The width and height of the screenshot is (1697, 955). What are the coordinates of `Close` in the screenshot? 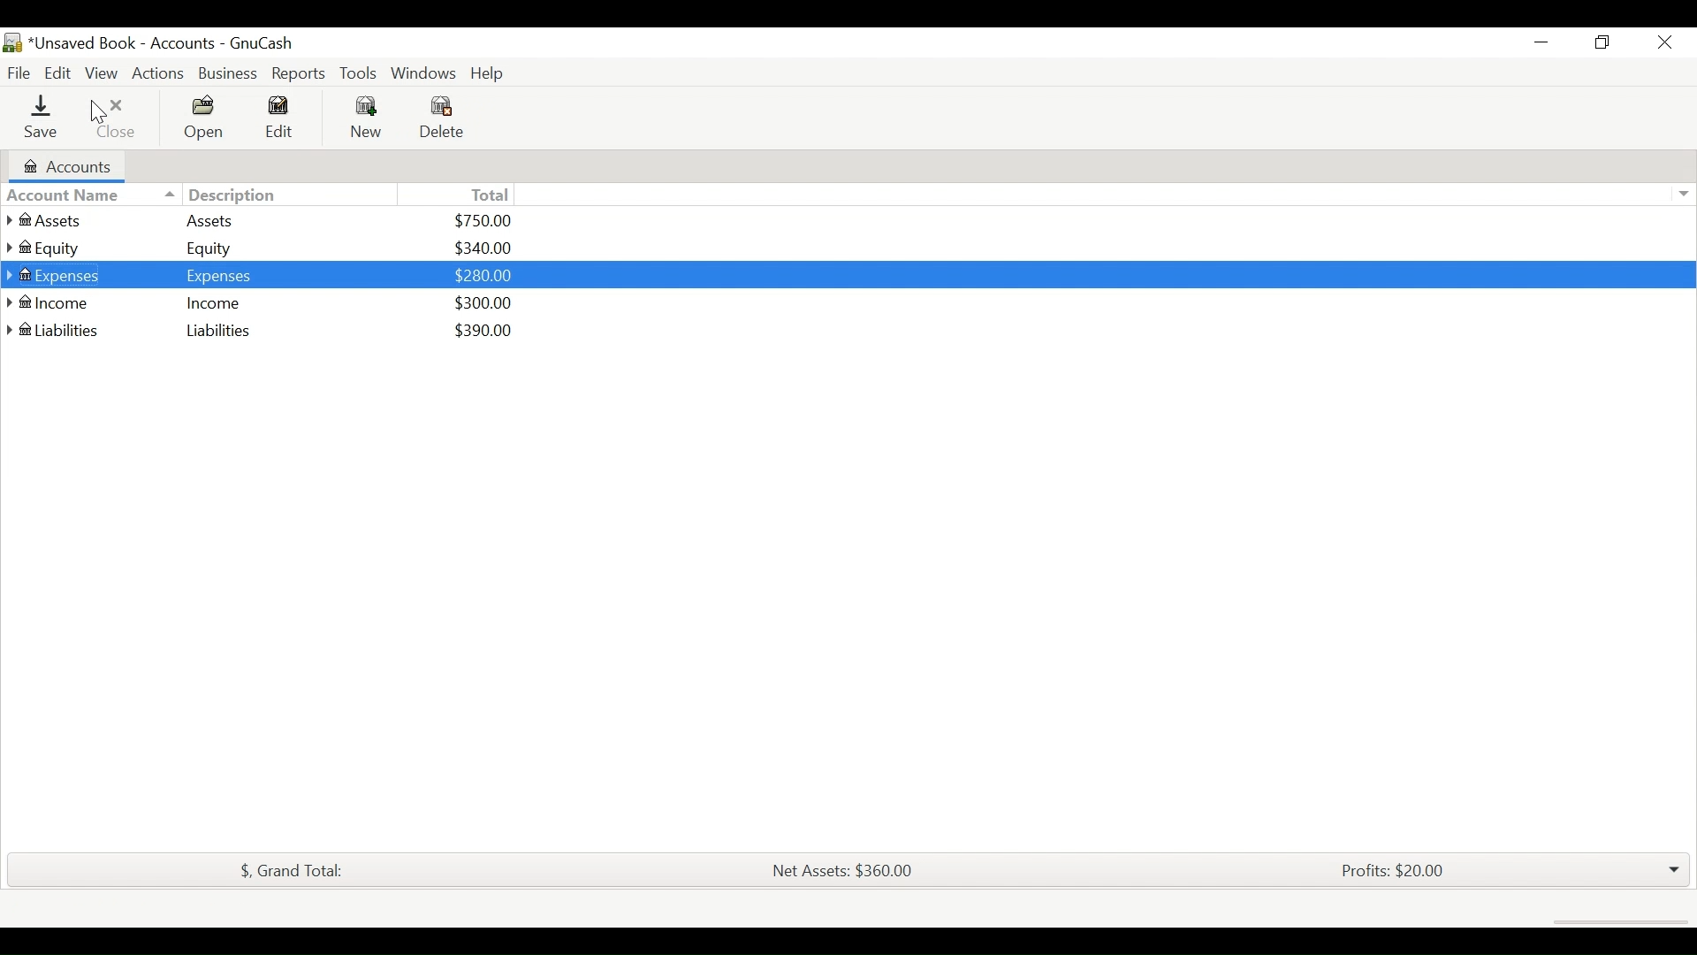 It's located at (110, 118).